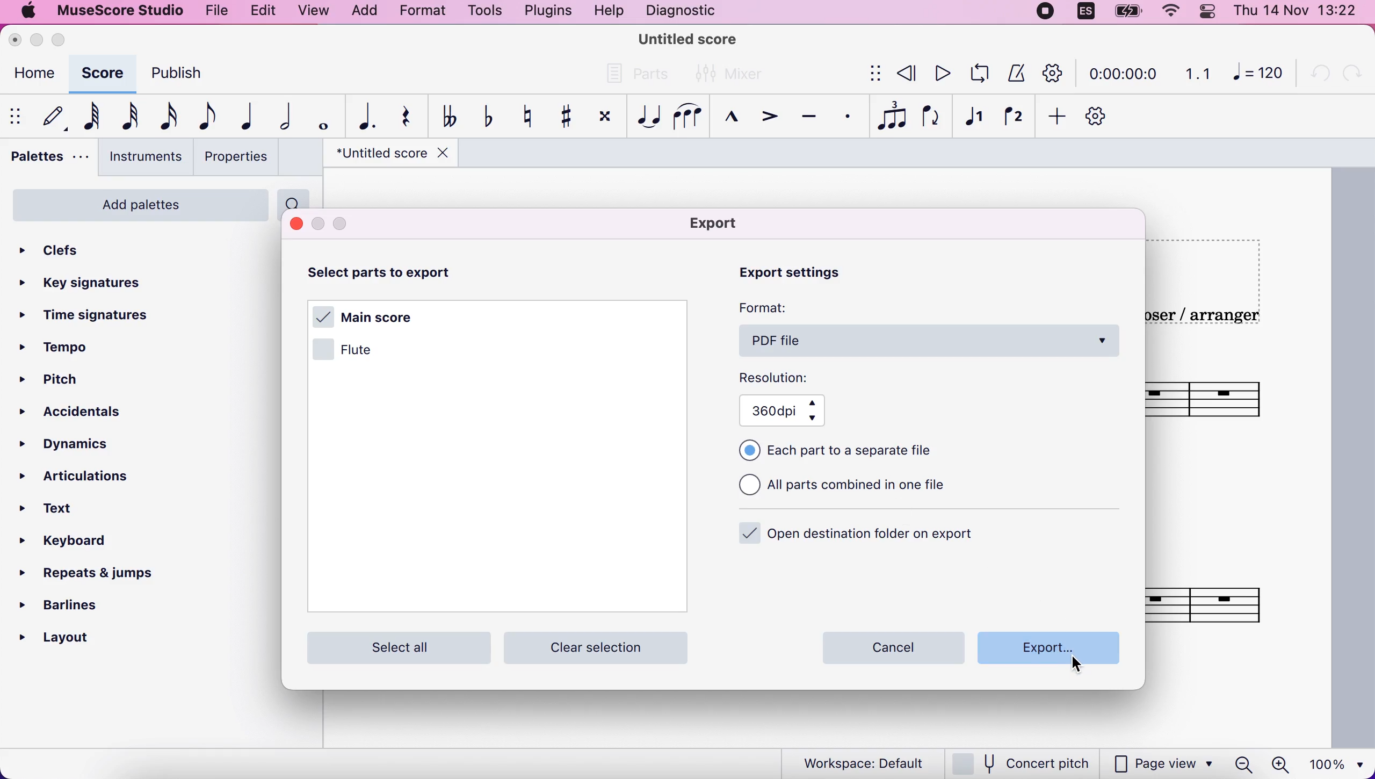 This screenshot has height=779, width=1375. I want to click on wifi, so click(1162, 12).